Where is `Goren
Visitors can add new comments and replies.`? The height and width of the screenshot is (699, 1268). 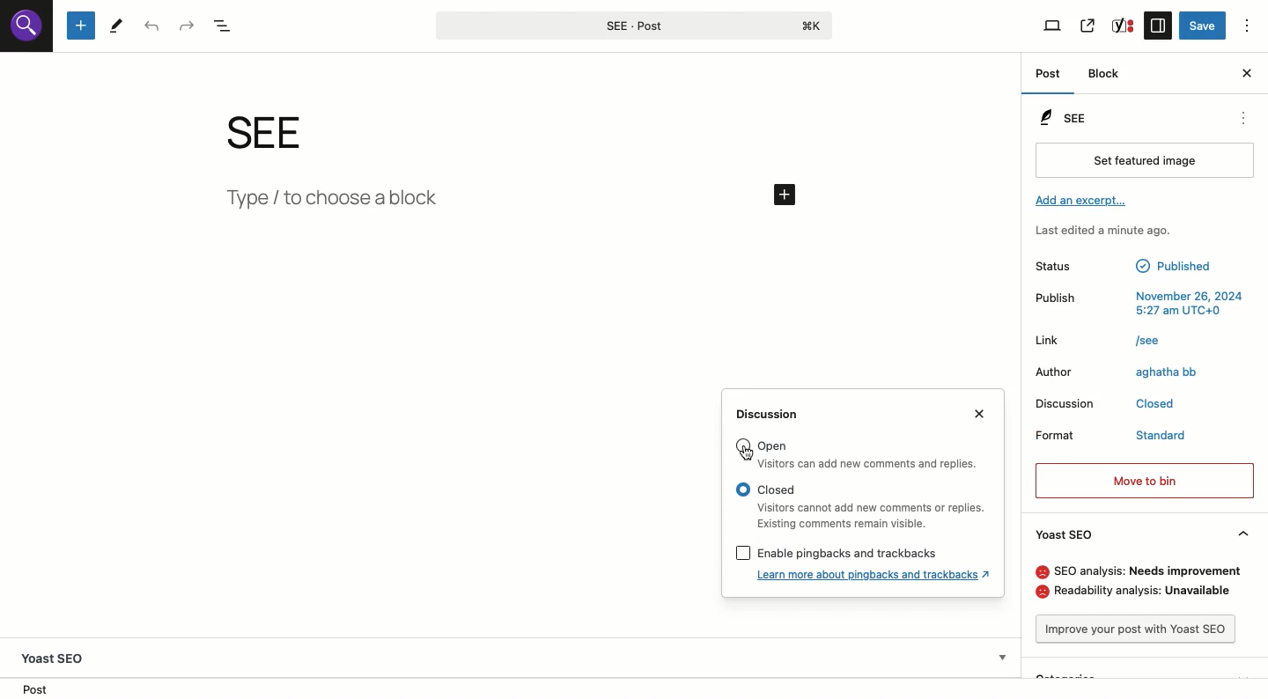
Goren
Visitors can add new comments and replies. is located at coordinates (859, 455).